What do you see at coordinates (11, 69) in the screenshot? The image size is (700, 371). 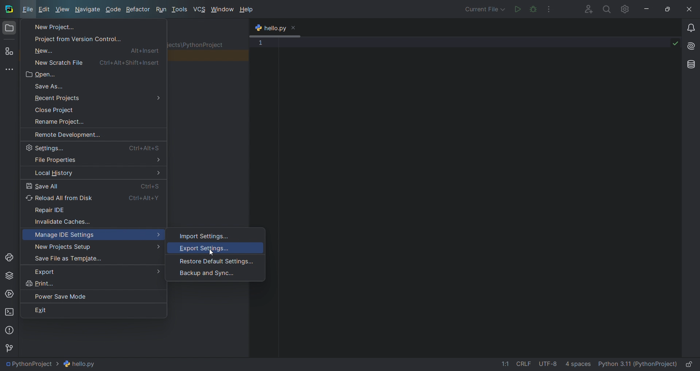 I see `more tools windows` at bounding box center [11, 69].